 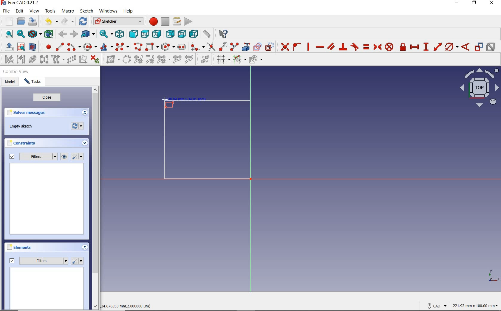 I want to click on minimize, so click(x=457, y=3).